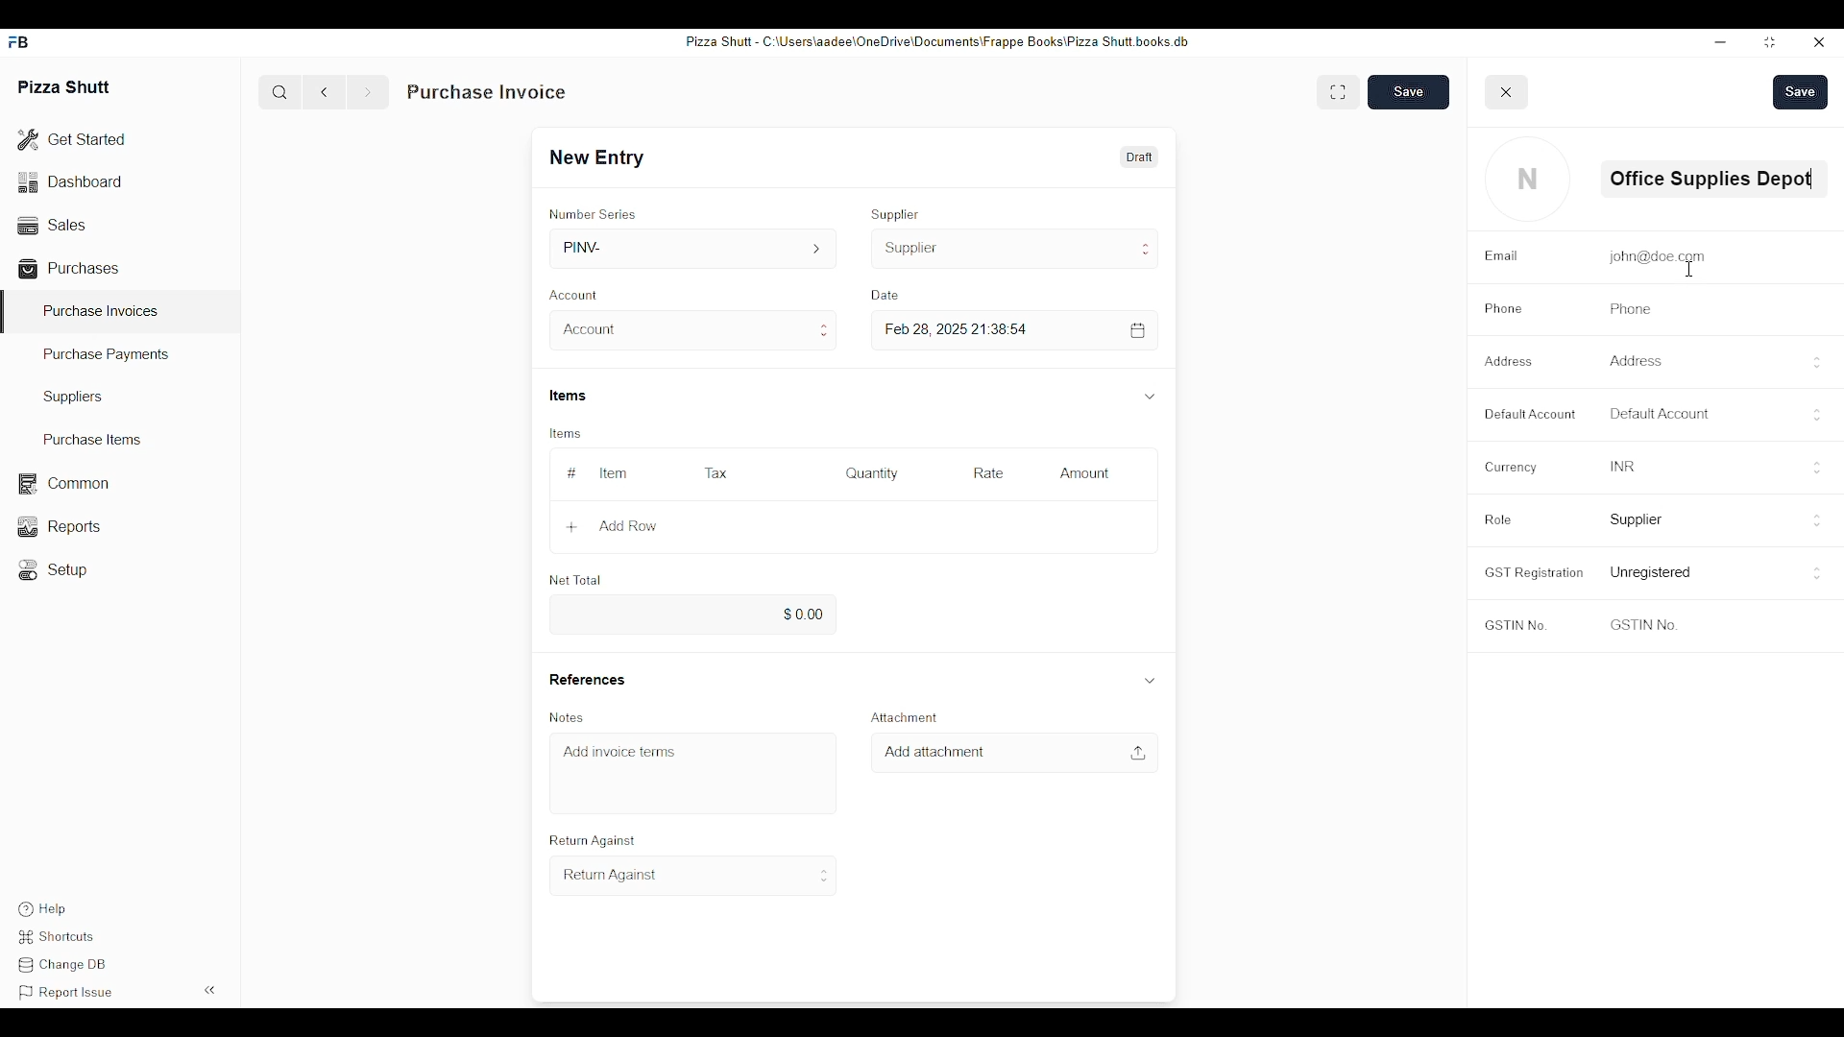  What do you see at coordinates (1528, 179) in the screenshot?
I see `Profile photo` at bounding box center [1528, 179].